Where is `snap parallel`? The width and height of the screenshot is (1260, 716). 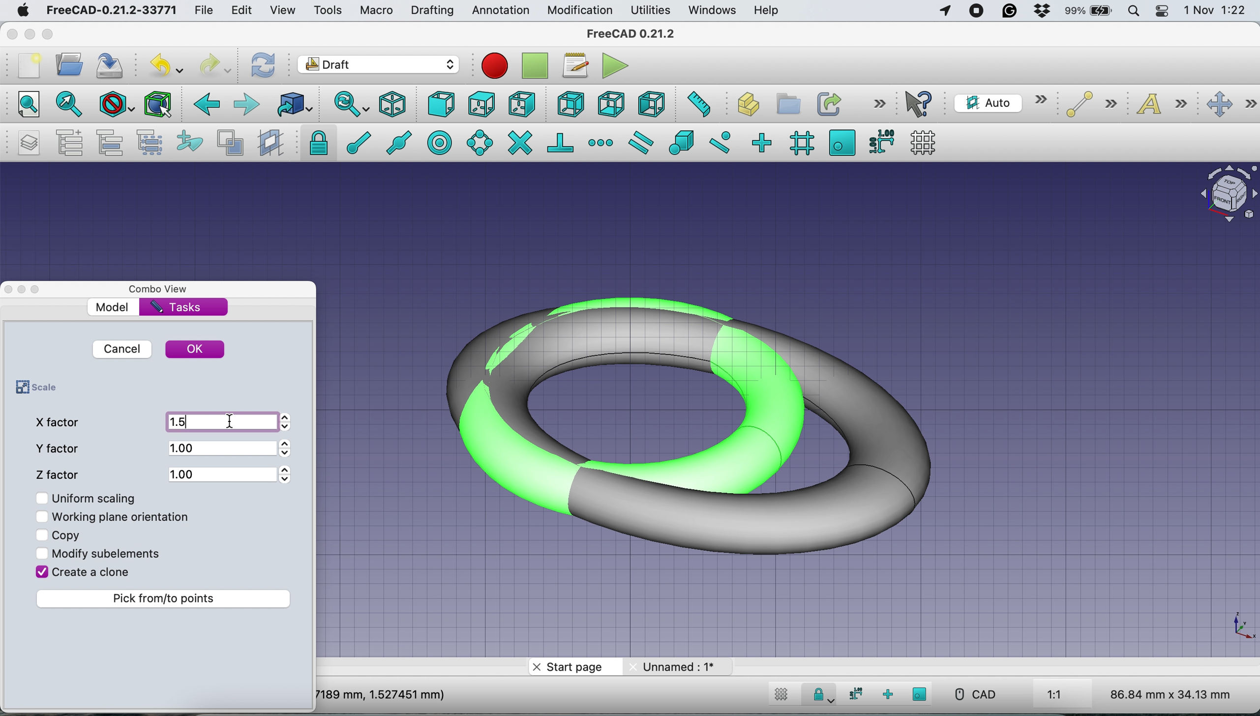
snap parallel is located at coordinates (644, 142).